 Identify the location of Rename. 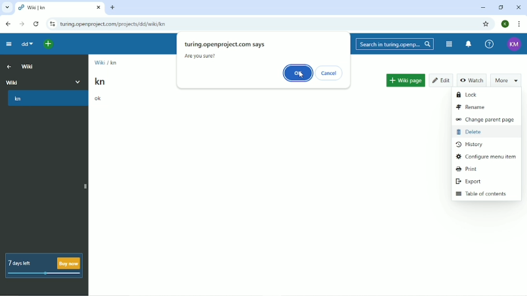
(474, 107).